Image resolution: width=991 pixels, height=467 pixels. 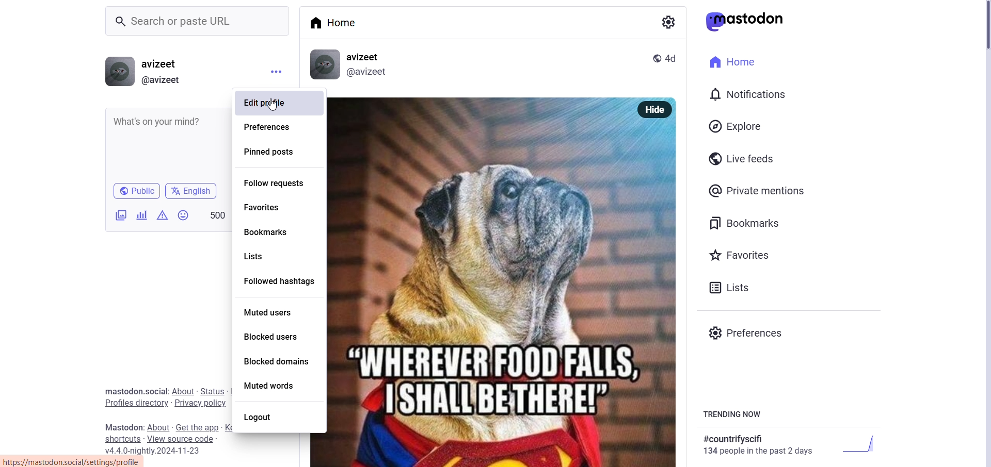 What do you see at coordinates (746, 22) in the screenshot?
I see `mastodon` at bounding box center [746, 22].